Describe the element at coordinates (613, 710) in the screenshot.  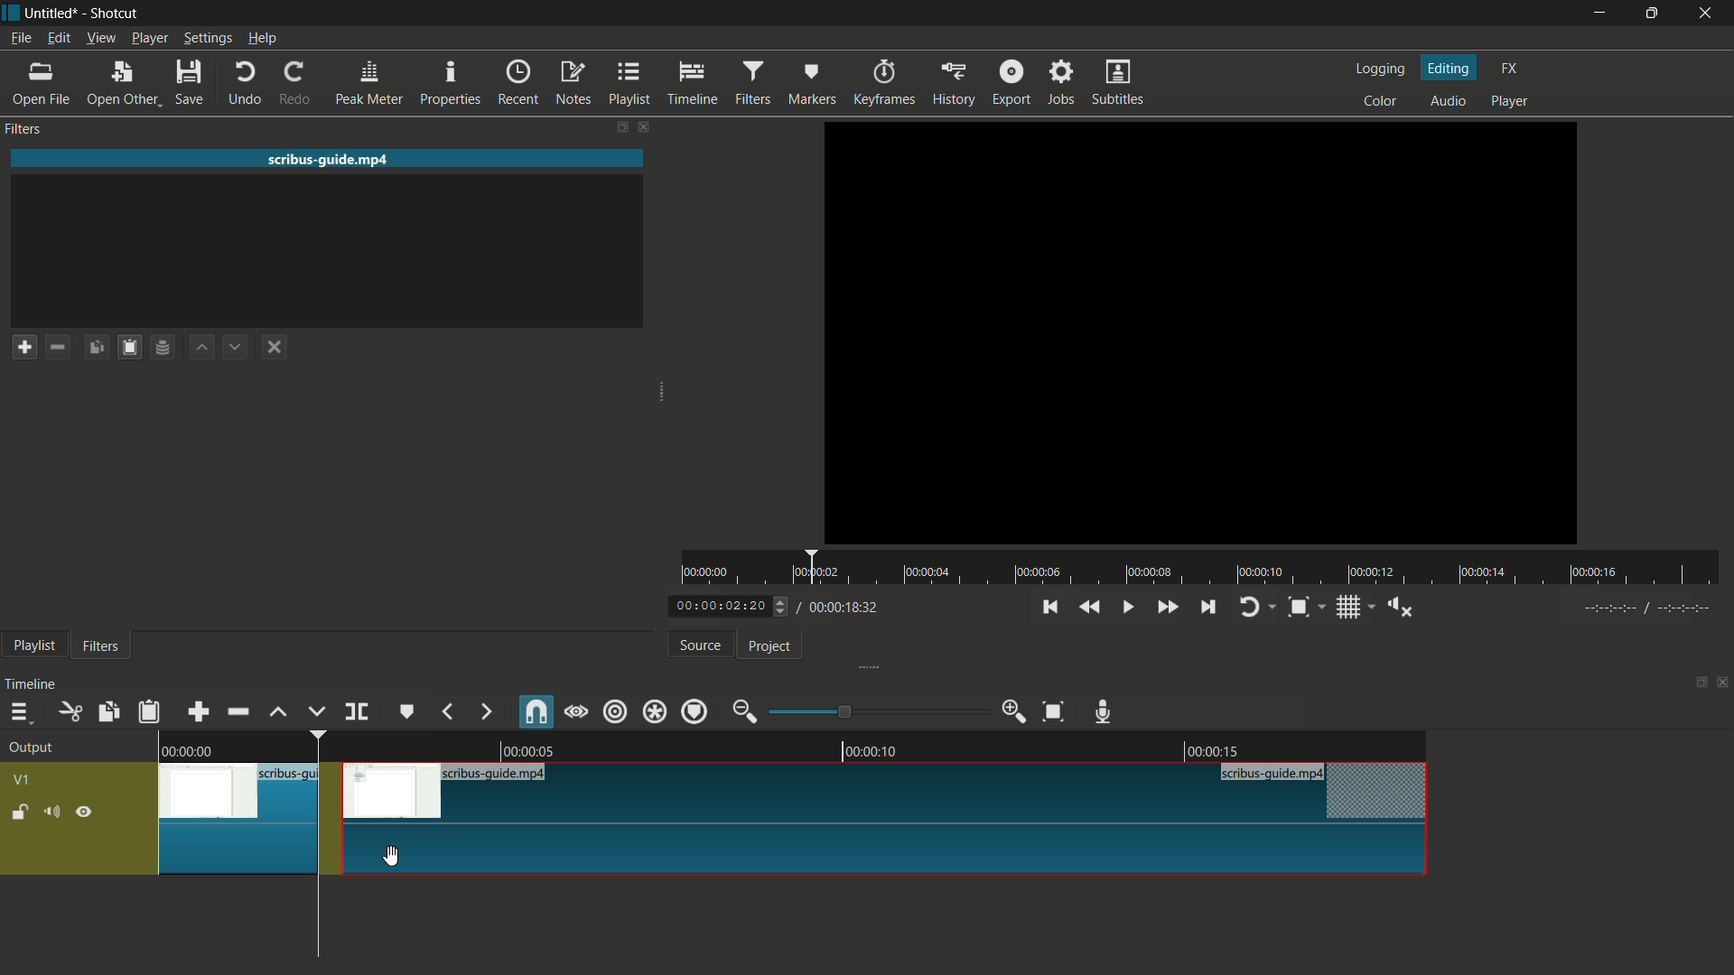
I see `ripple` at that location.